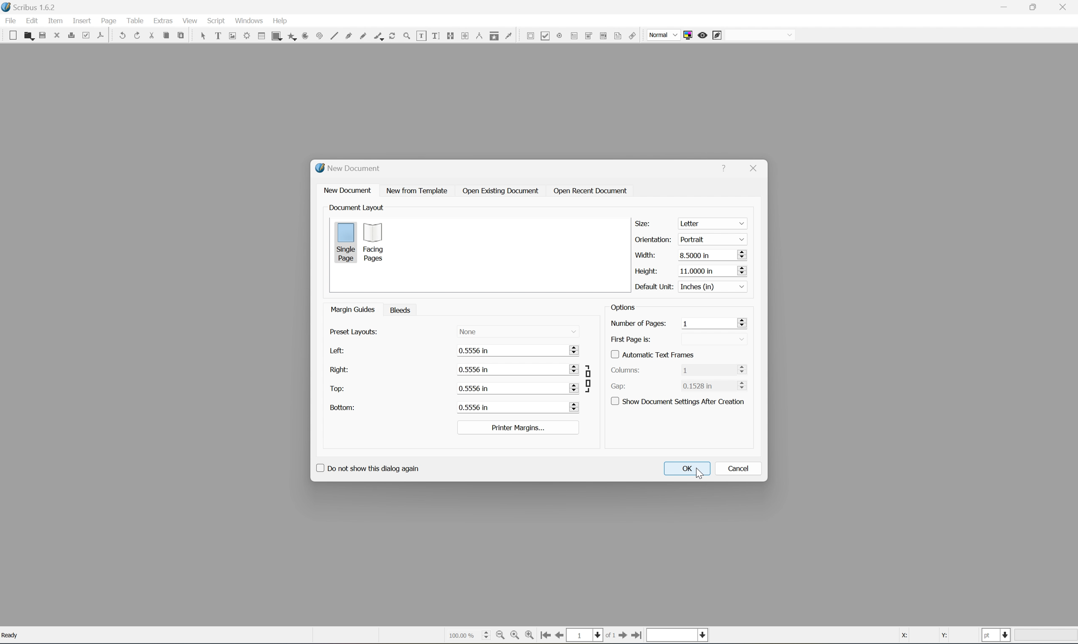 The height and width of the screenshot is (644, 1078). Describe the element at coordinates (346, 407) in the screenshot. I see `button:` at that location.